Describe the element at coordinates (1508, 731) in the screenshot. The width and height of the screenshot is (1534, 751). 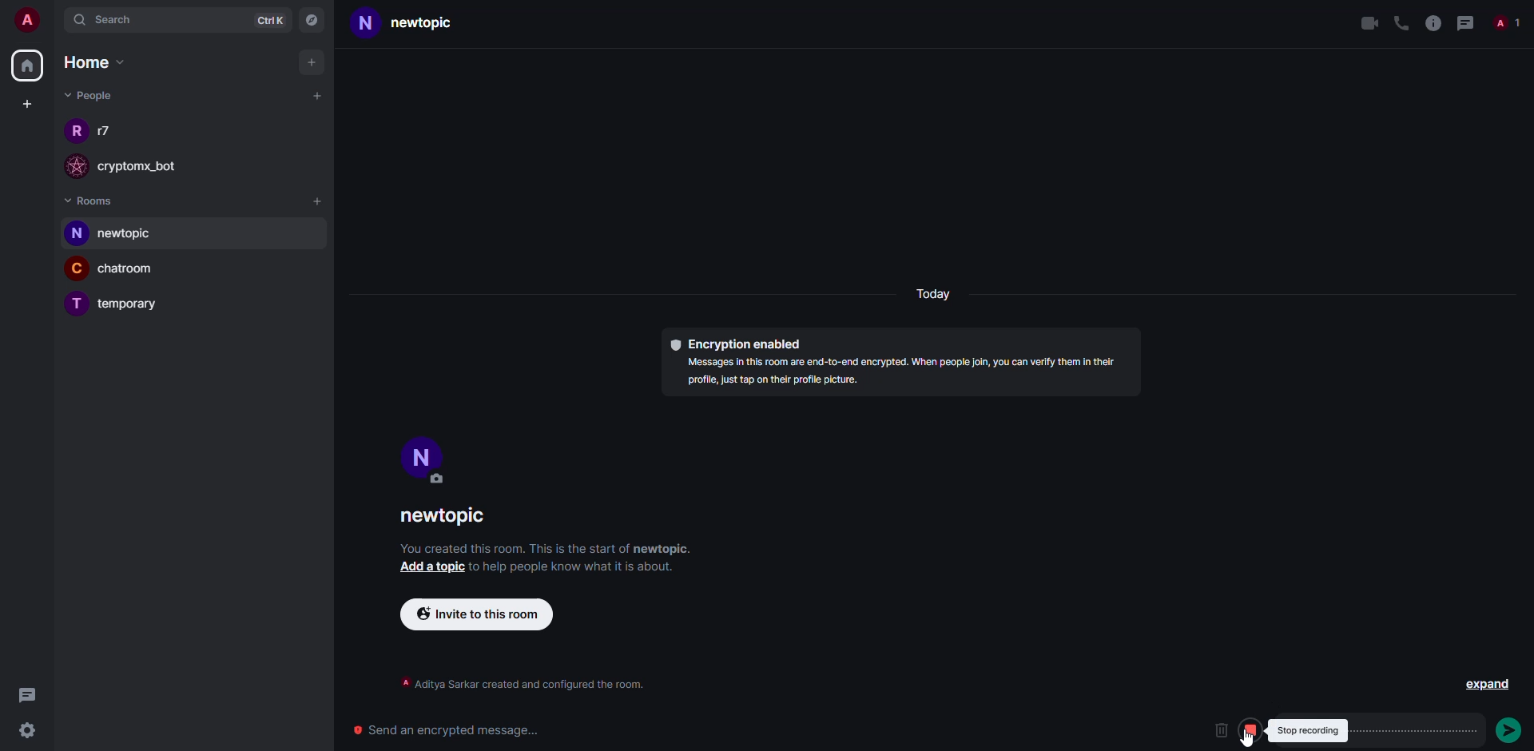
I see `send` at that location.